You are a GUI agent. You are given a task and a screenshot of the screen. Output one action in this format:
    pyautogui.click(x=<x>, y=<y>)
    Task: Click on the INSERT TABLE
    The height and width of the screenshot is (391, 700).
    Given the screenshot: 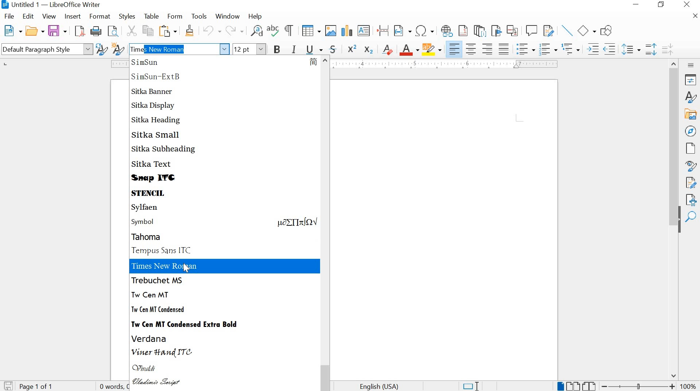 What is the action you would take?
    pyautogui.click(x=310, y=31)
    